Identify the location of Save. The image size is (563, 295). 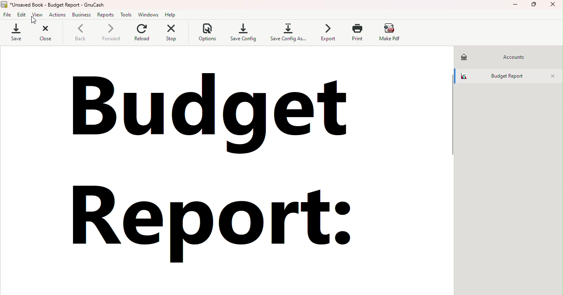
(15, 32).